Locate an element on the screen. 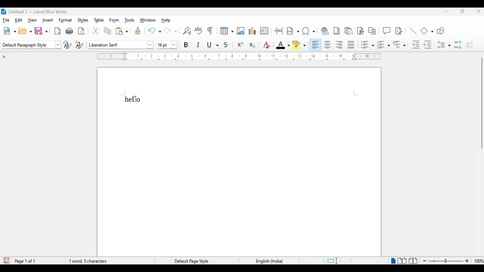 The width and height of the screenshot is (484, 272). strikethrough is located at coordinates (226, 45).